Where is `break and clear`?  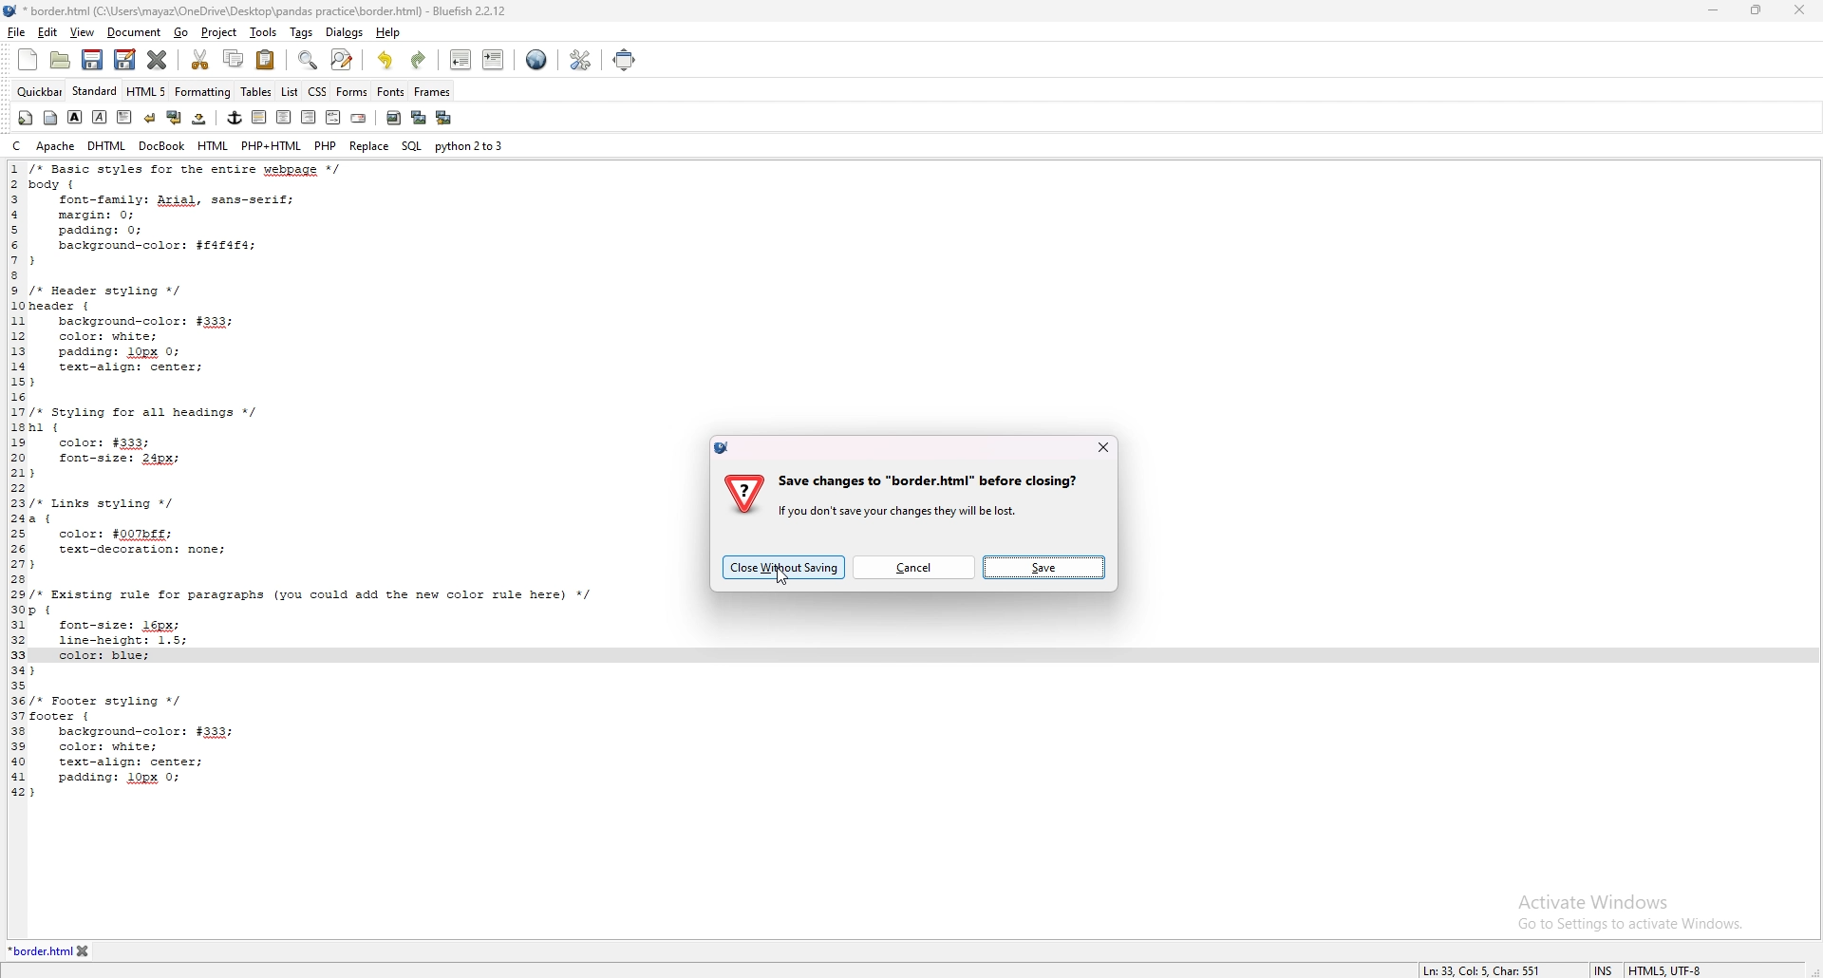 break and clear is located at coordinates (175, 119).